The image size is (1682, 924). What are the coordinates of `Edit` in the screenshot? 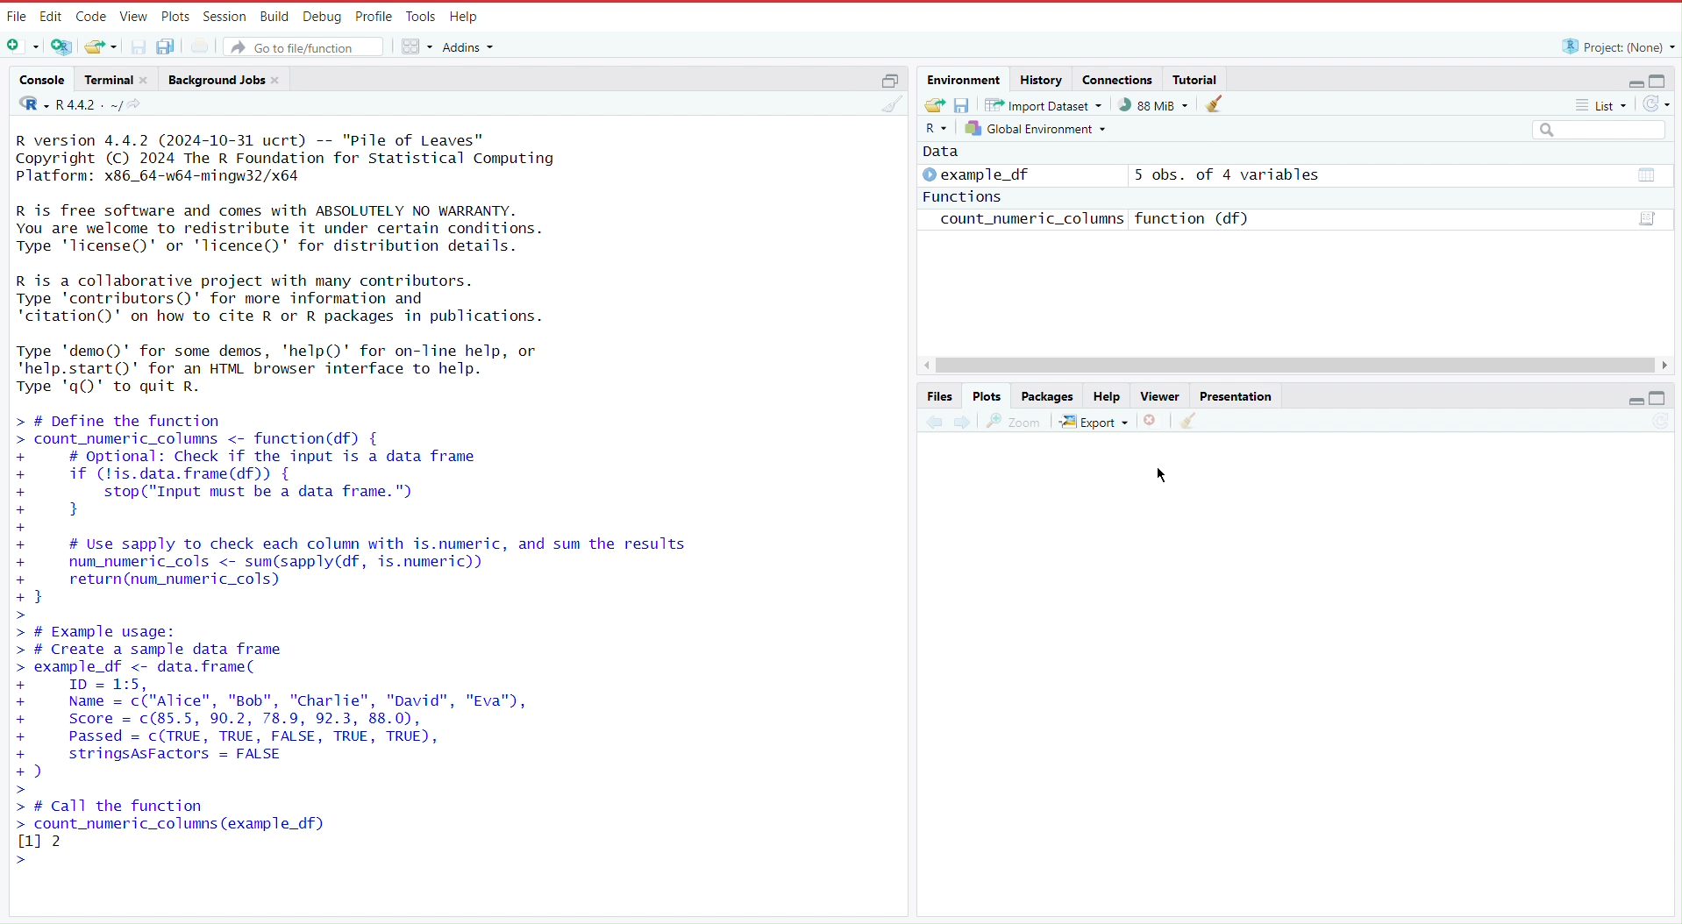 It's located at (51, 16).